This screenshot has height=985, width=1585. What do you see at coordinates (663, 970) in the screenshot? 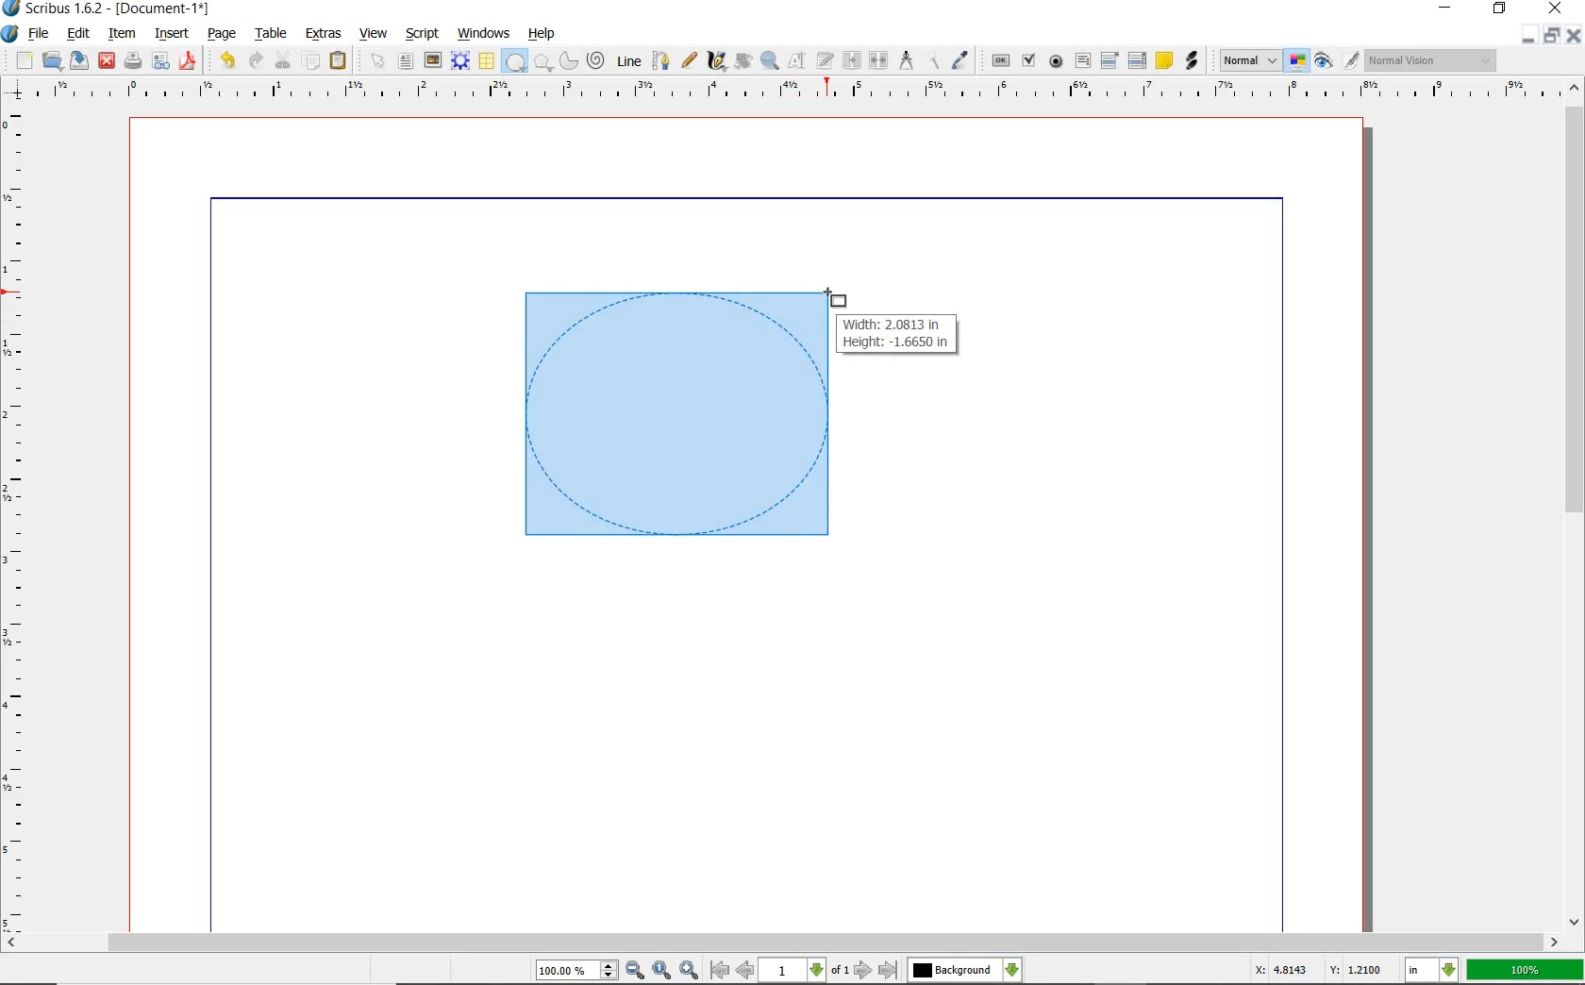
I see `zoom to` at bounding box center [663, 970].